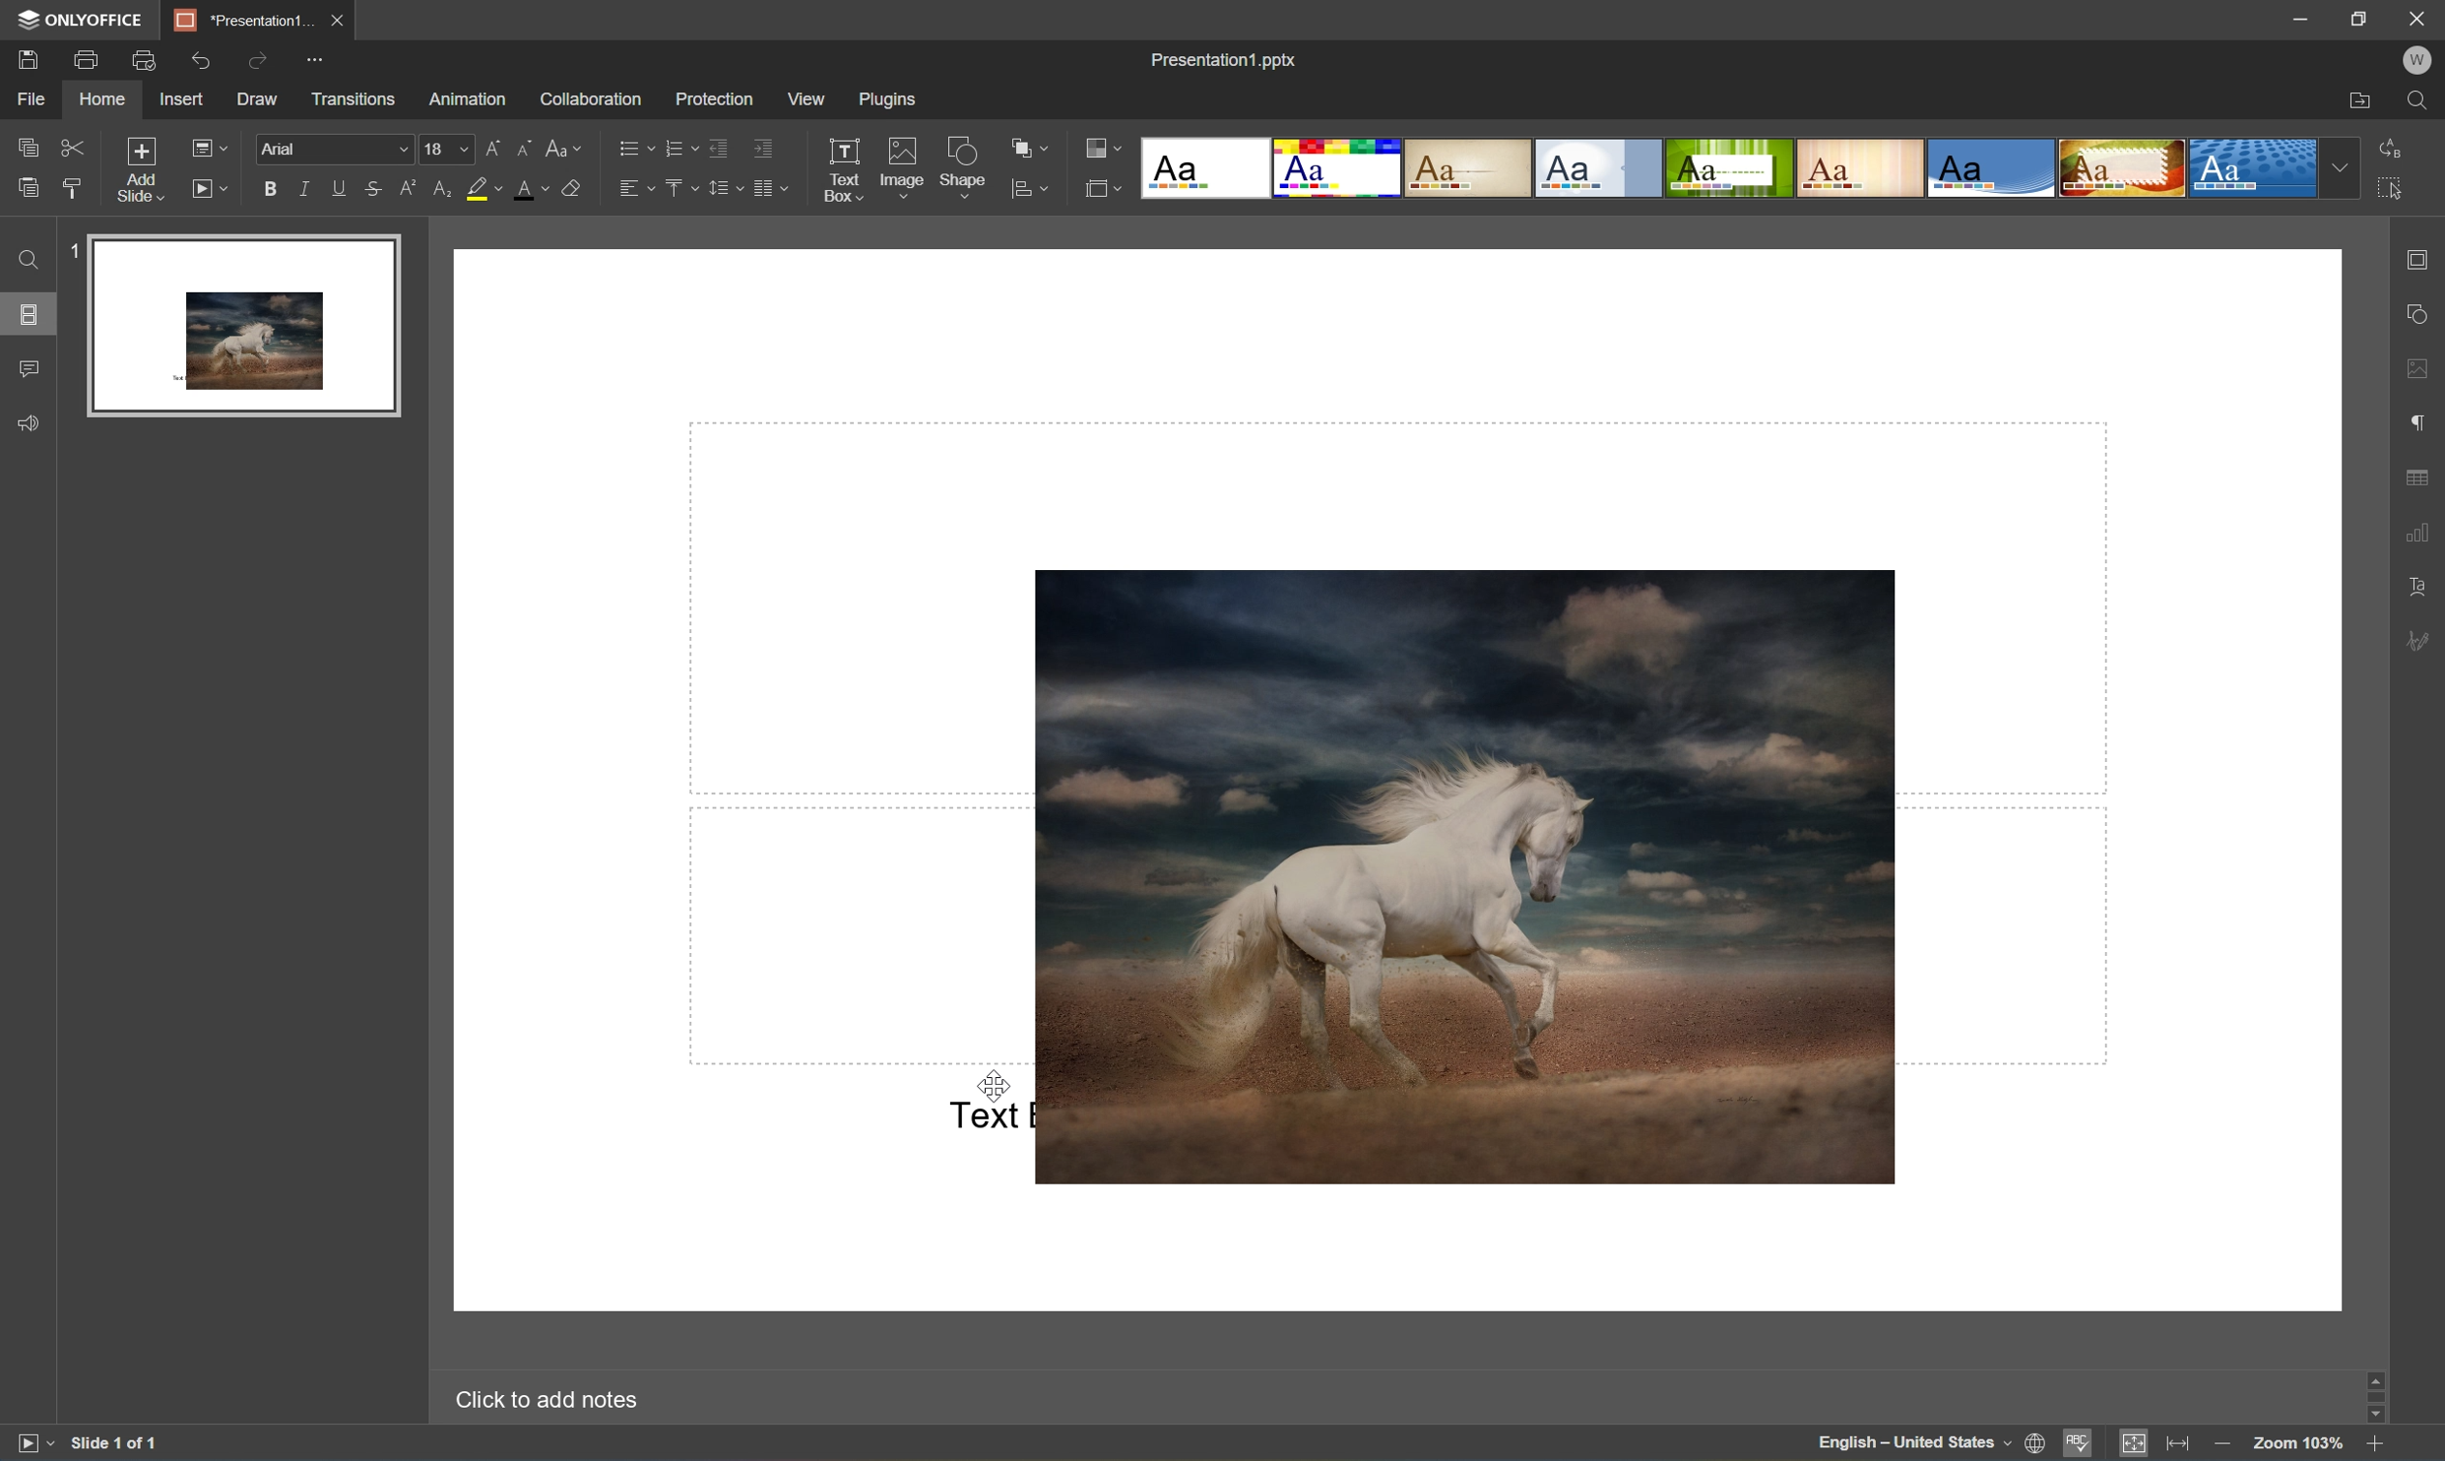 Image resolution: width=2445 pixels, height=1461 pixels. What do you see at coordinates (2419, 641) in the screenshot?
I see `Signature settings` at bounding box center [2419, 641].